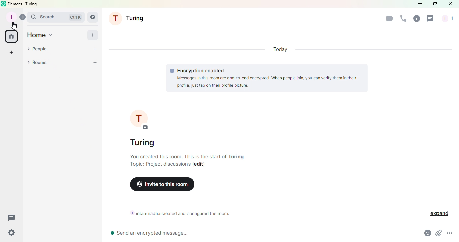 This screenshot has height=242, width=459. What do you see at coordinates (37, 49) in the screenshot?
I see `People` at bounding box center [37, 49].